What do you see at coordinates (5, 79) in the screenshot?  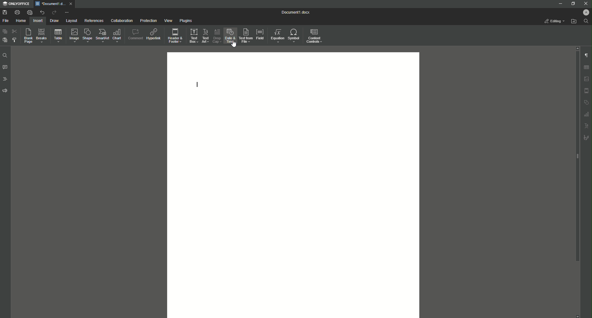 I see `Headings` at bounding box center [5, 79].